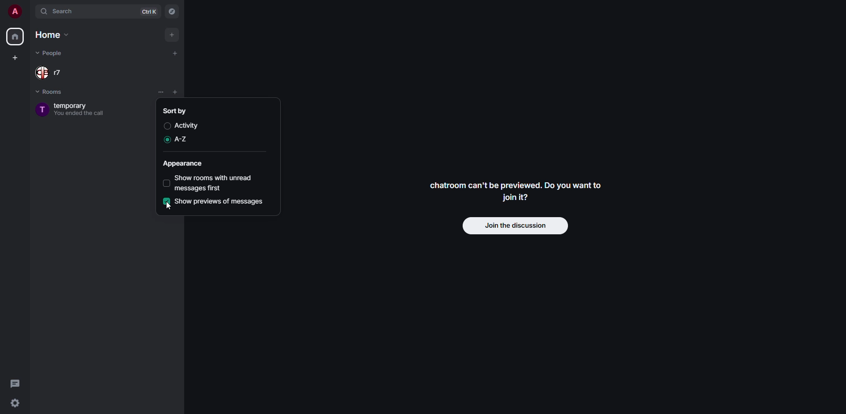  I want to click on ctrl K, so click(151, 12).